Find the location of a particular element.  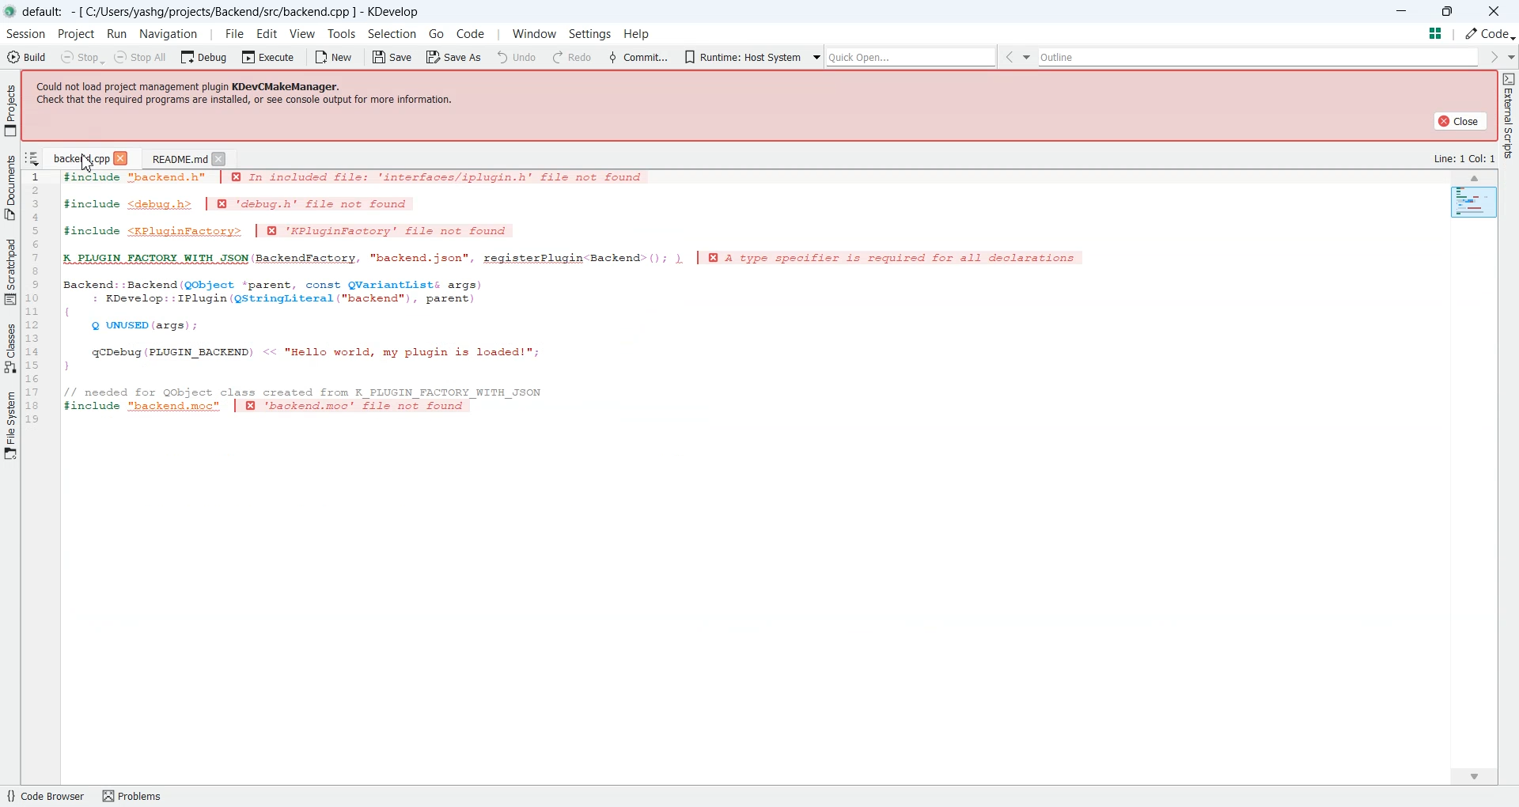

UNUSED (args) ; is located at coordinates (142, 327).